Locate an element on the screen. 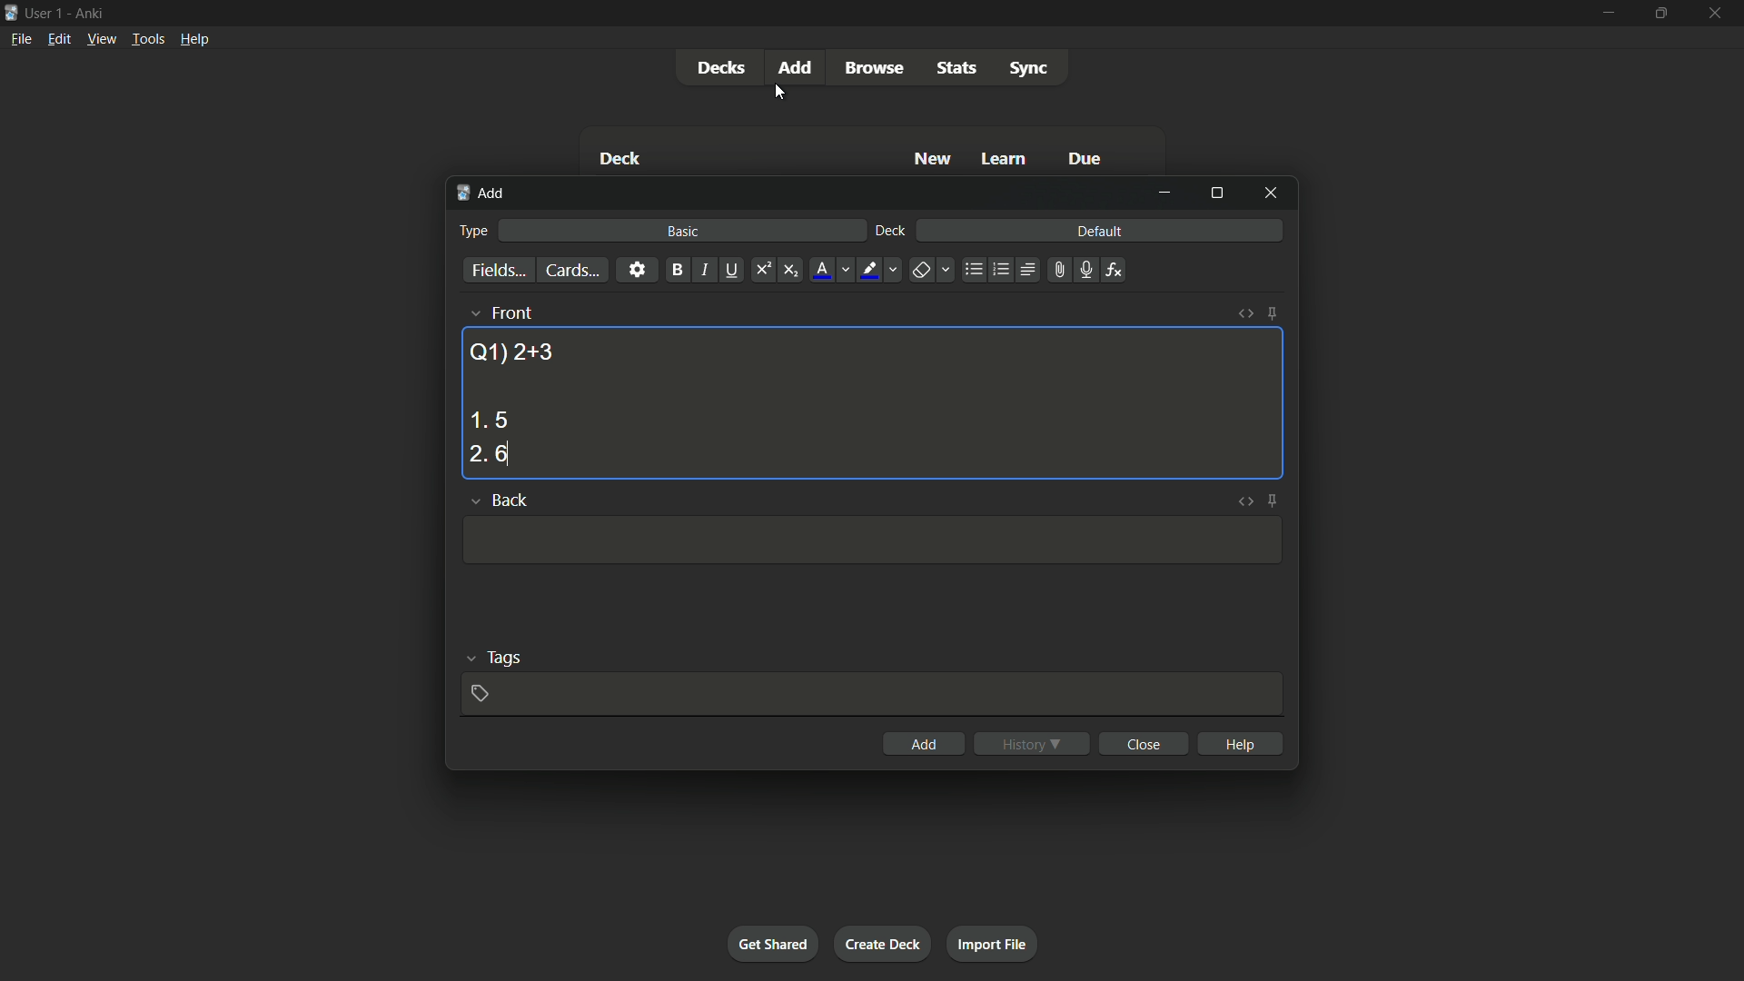 This screenshot has width=1744, height=981. learn is located at coordinates (1004, 160).